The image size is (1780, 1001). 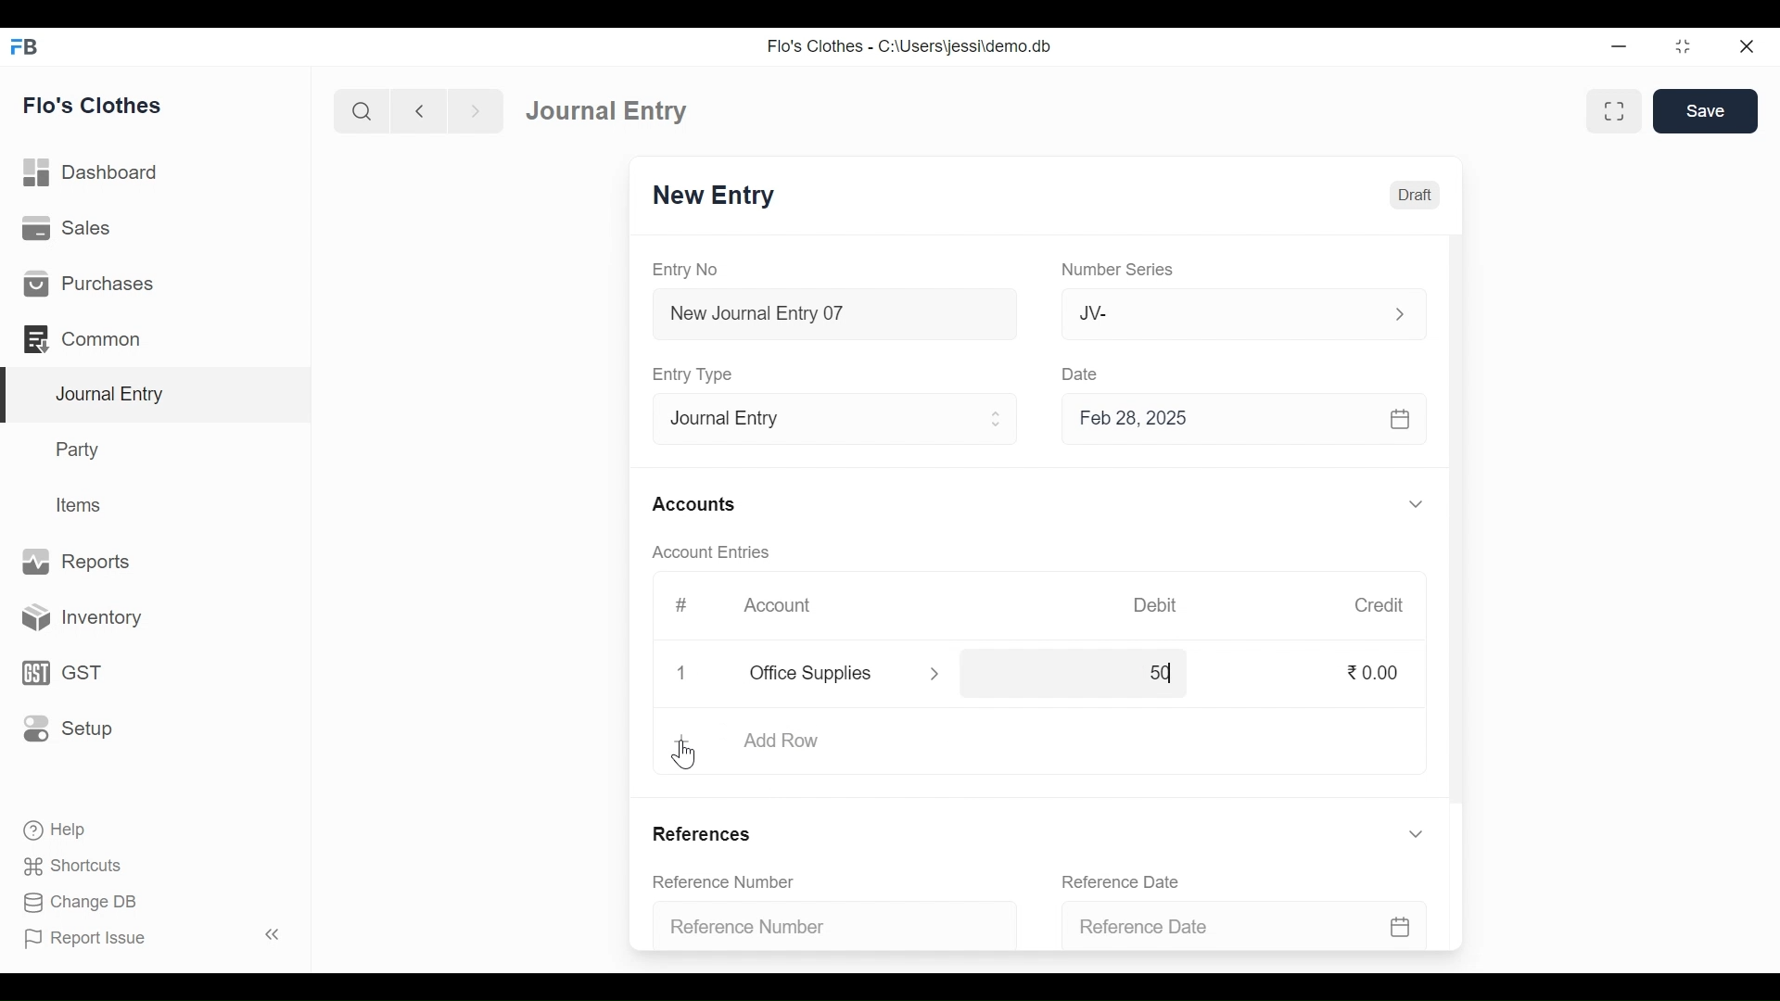 What do you see at coordinates (688, 756) in the screenshot?
I see `cursor` at bounding box center [688, 756].